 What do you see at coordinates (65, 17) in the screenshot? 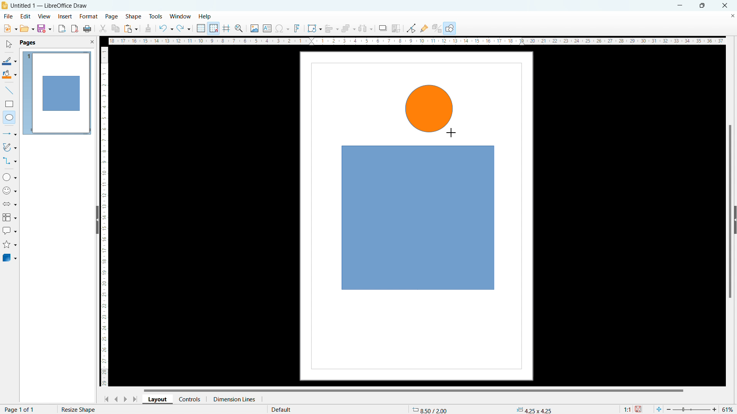
I see `insert` at bounding box center [65, 17].